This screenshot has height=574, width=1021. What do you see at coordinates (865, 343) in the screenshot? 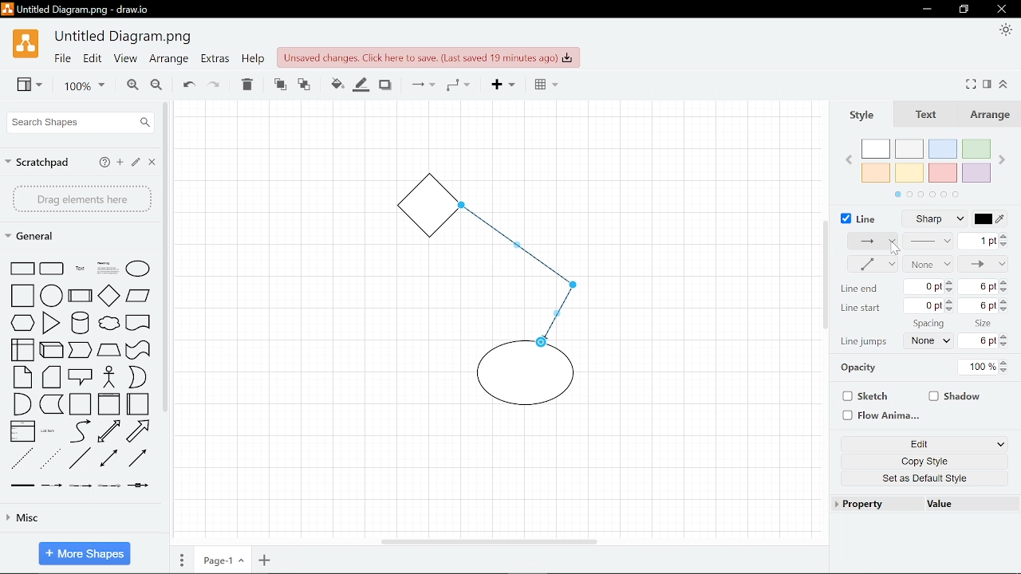
I see `Line jumps.` at bounding box center [865, 343].